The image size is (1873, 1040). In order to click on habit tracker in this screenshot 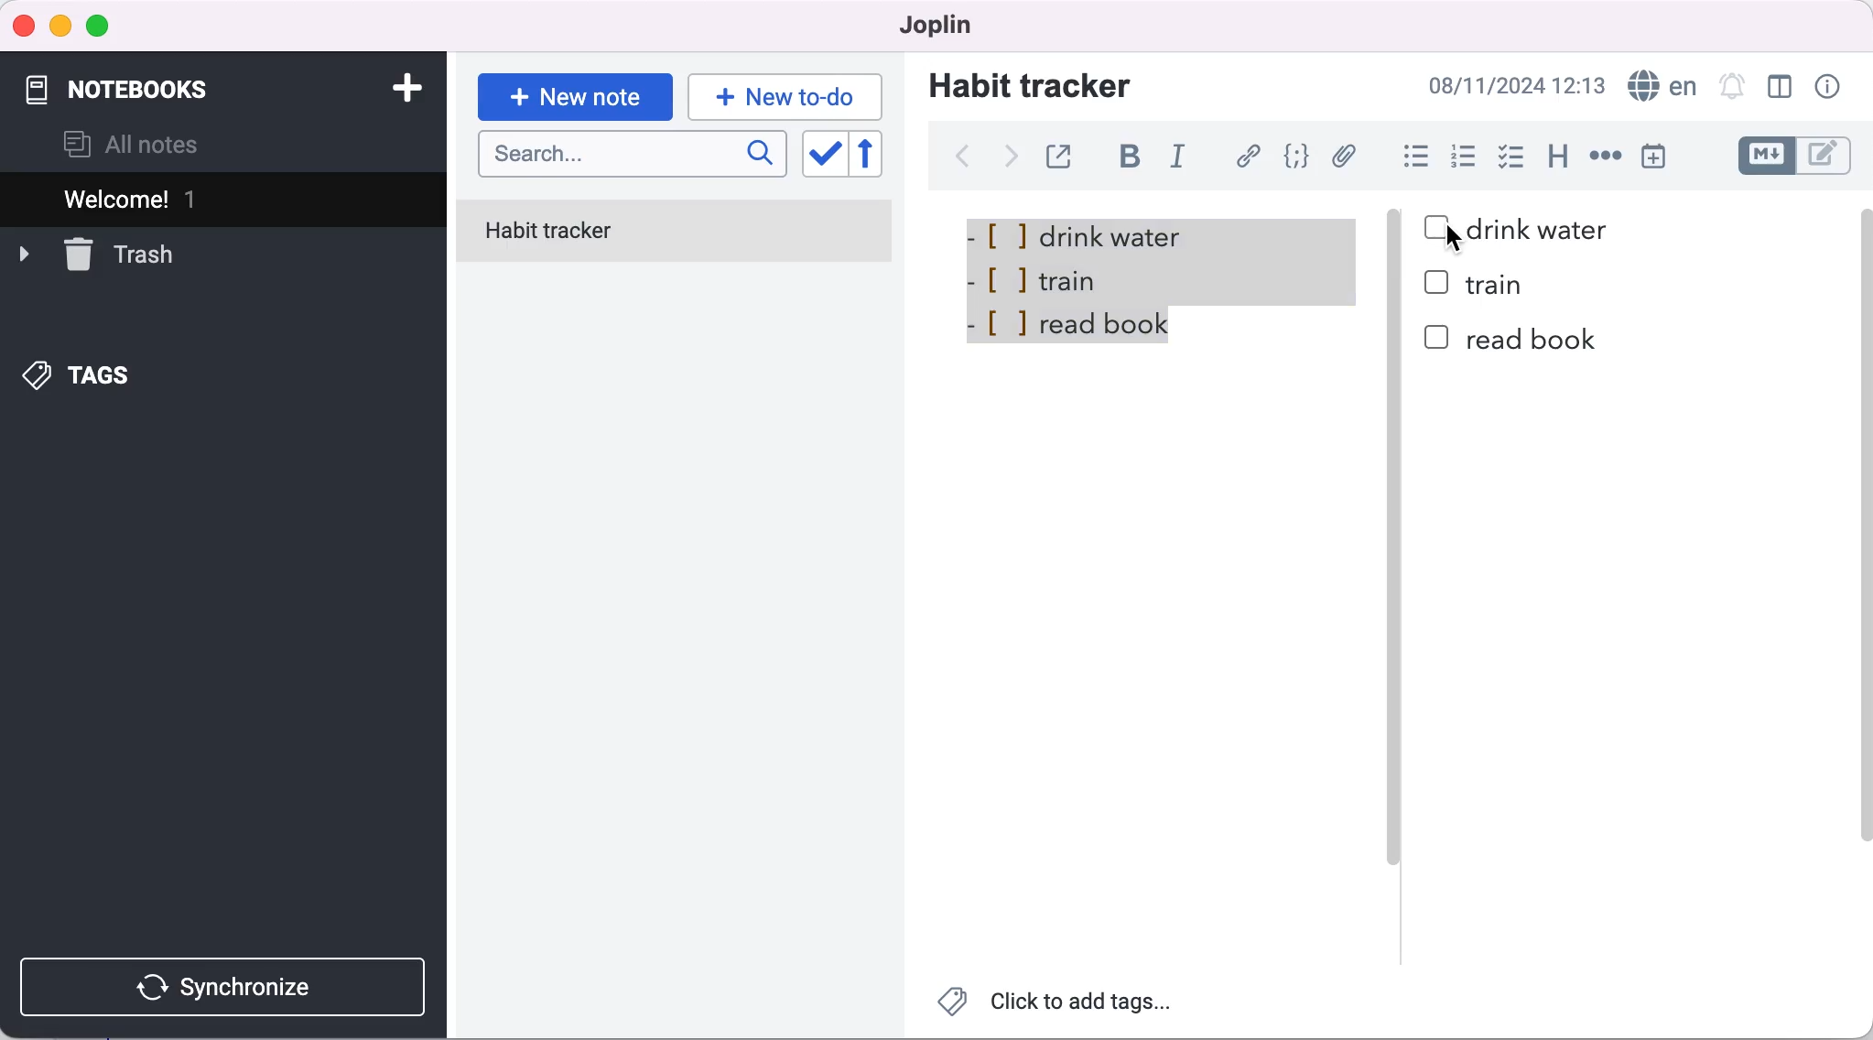, I will do `click(1030, 84)`.